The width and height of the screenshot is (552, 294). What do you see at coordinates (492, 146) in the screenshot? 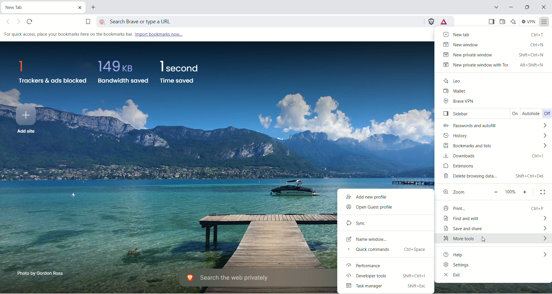
I see `bookmarks and lists` at bounding box center [492, 146].